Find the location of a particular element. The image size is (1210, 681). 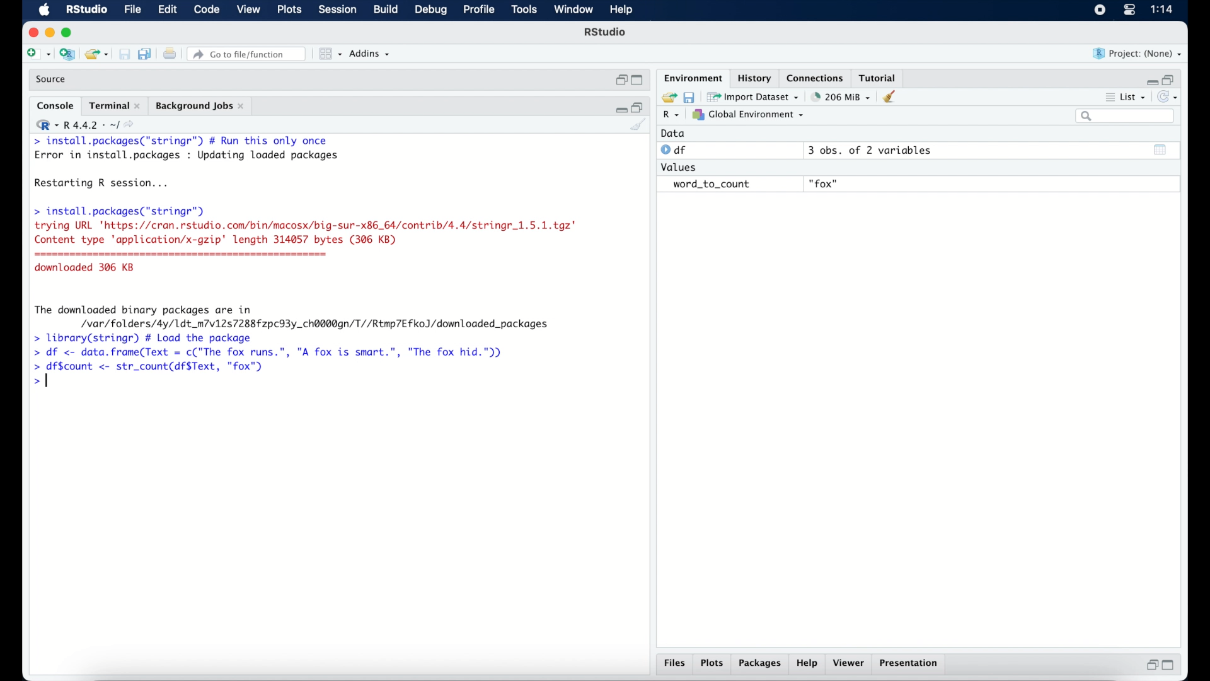

addins is located at coordinates (370, 54).